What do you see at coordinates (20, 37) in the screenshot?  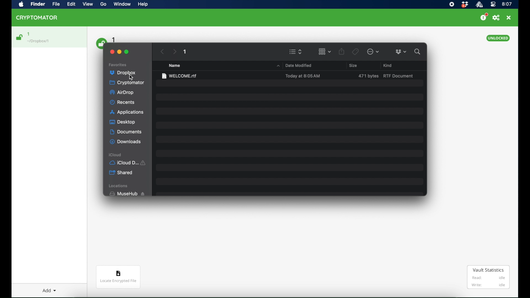 I see `unlocked icon` at bounding box center [20, 37].